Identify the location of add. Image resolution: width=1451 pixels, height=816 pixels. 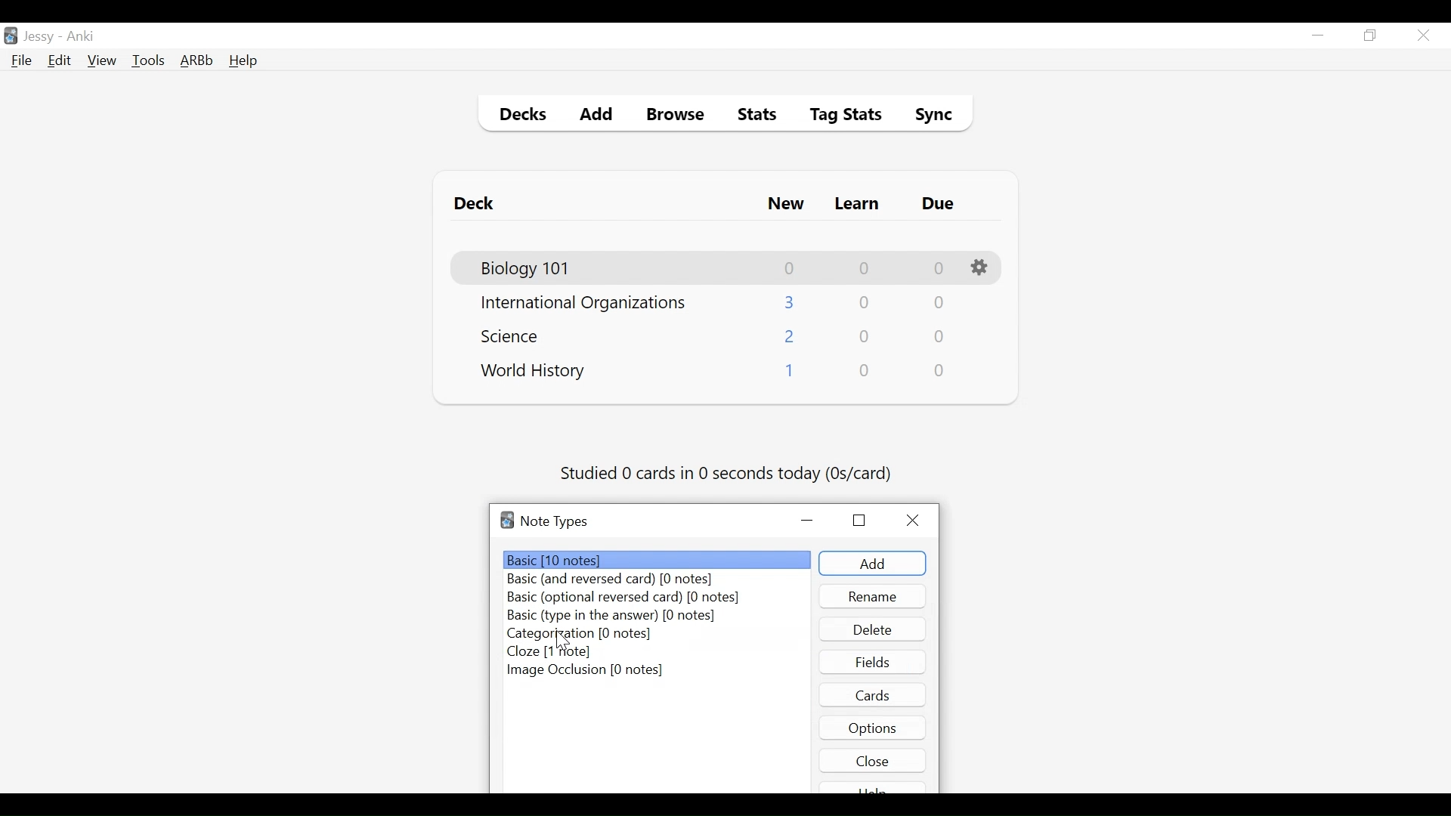
(872, 564).